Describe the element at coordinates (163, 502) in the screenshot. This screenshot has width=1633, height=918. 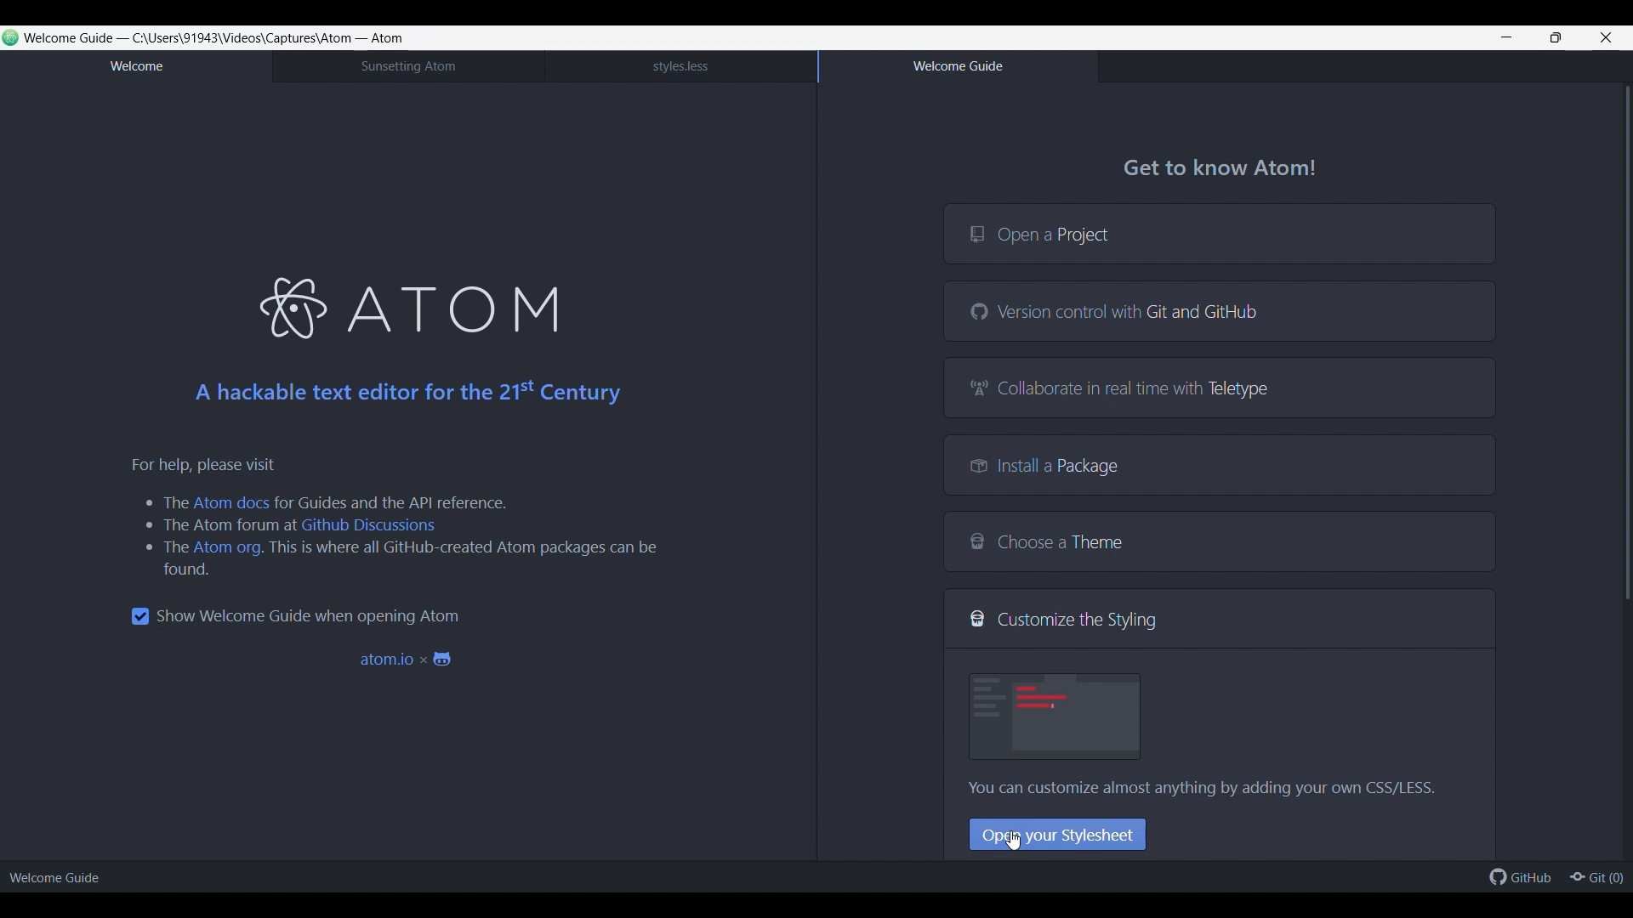
I see `the` at that location.